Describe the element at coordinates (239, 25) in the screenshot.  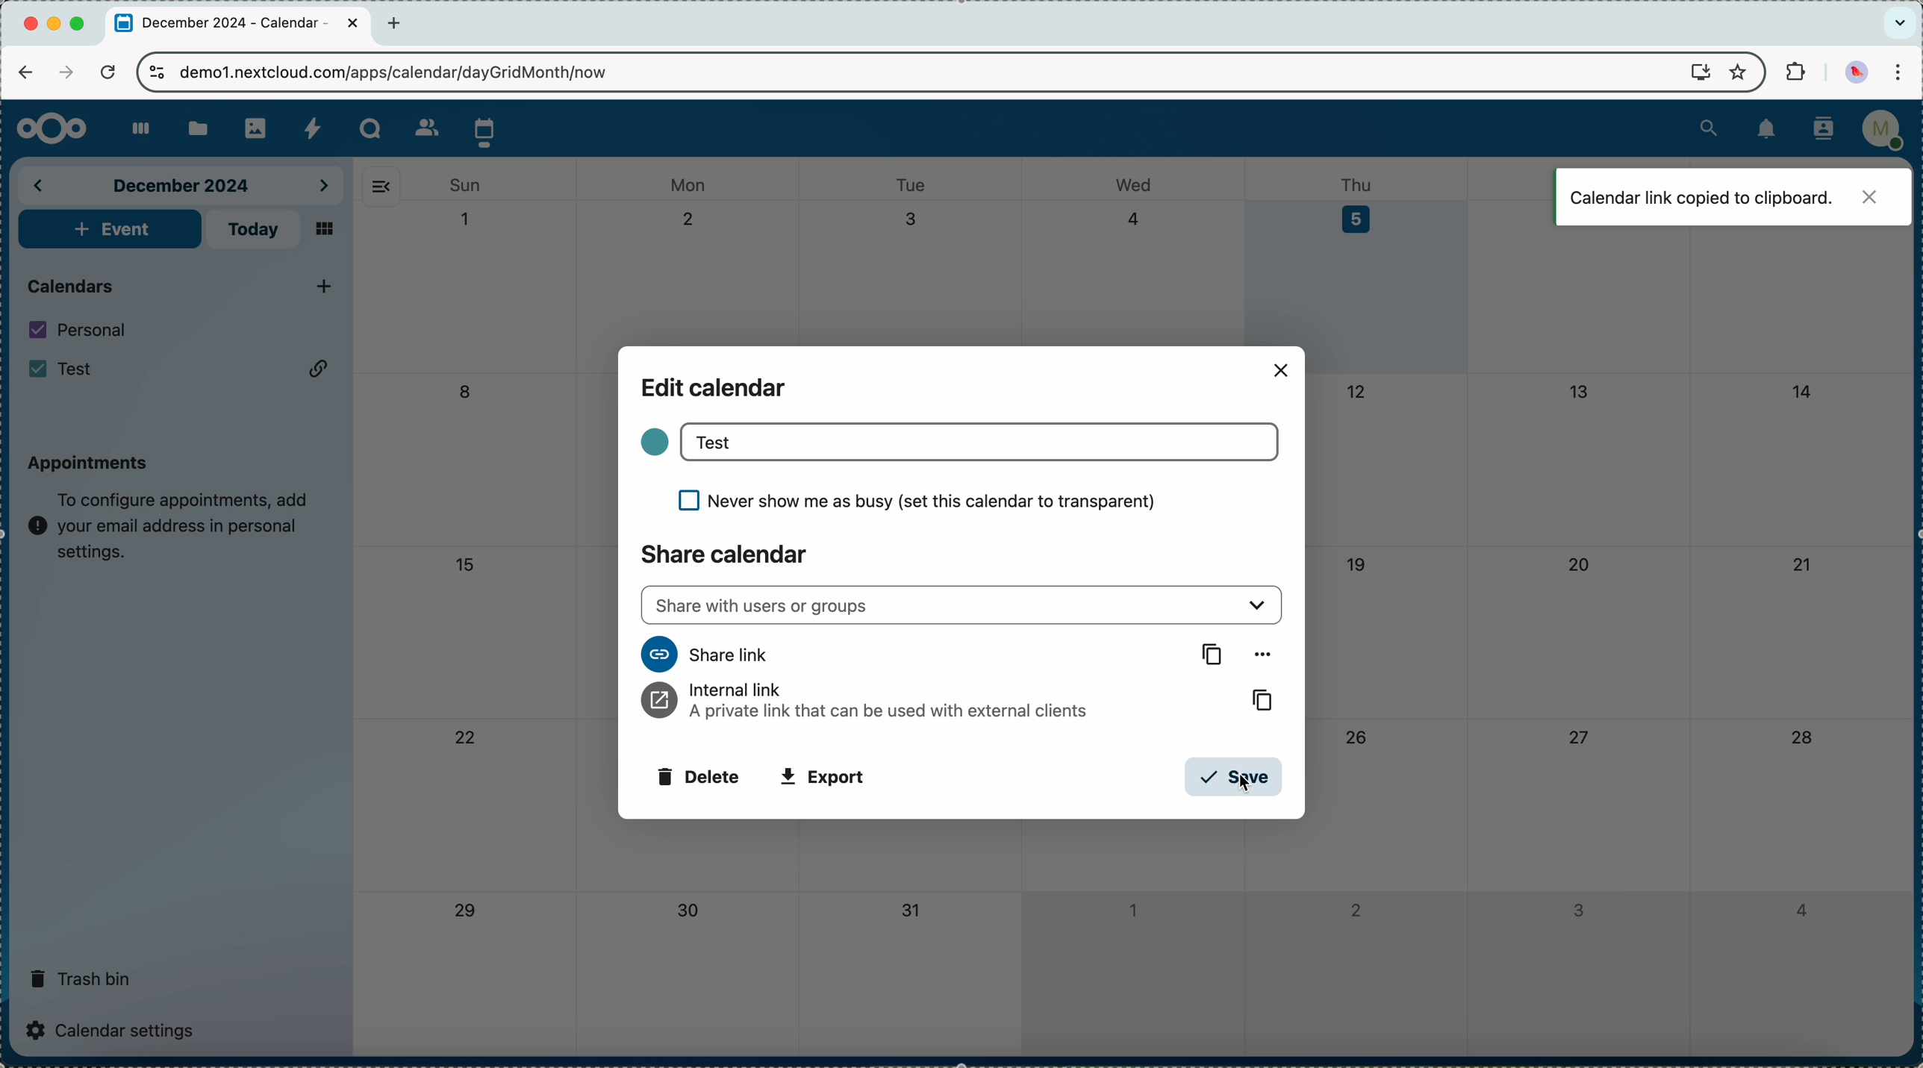
I see `tab` at that location.